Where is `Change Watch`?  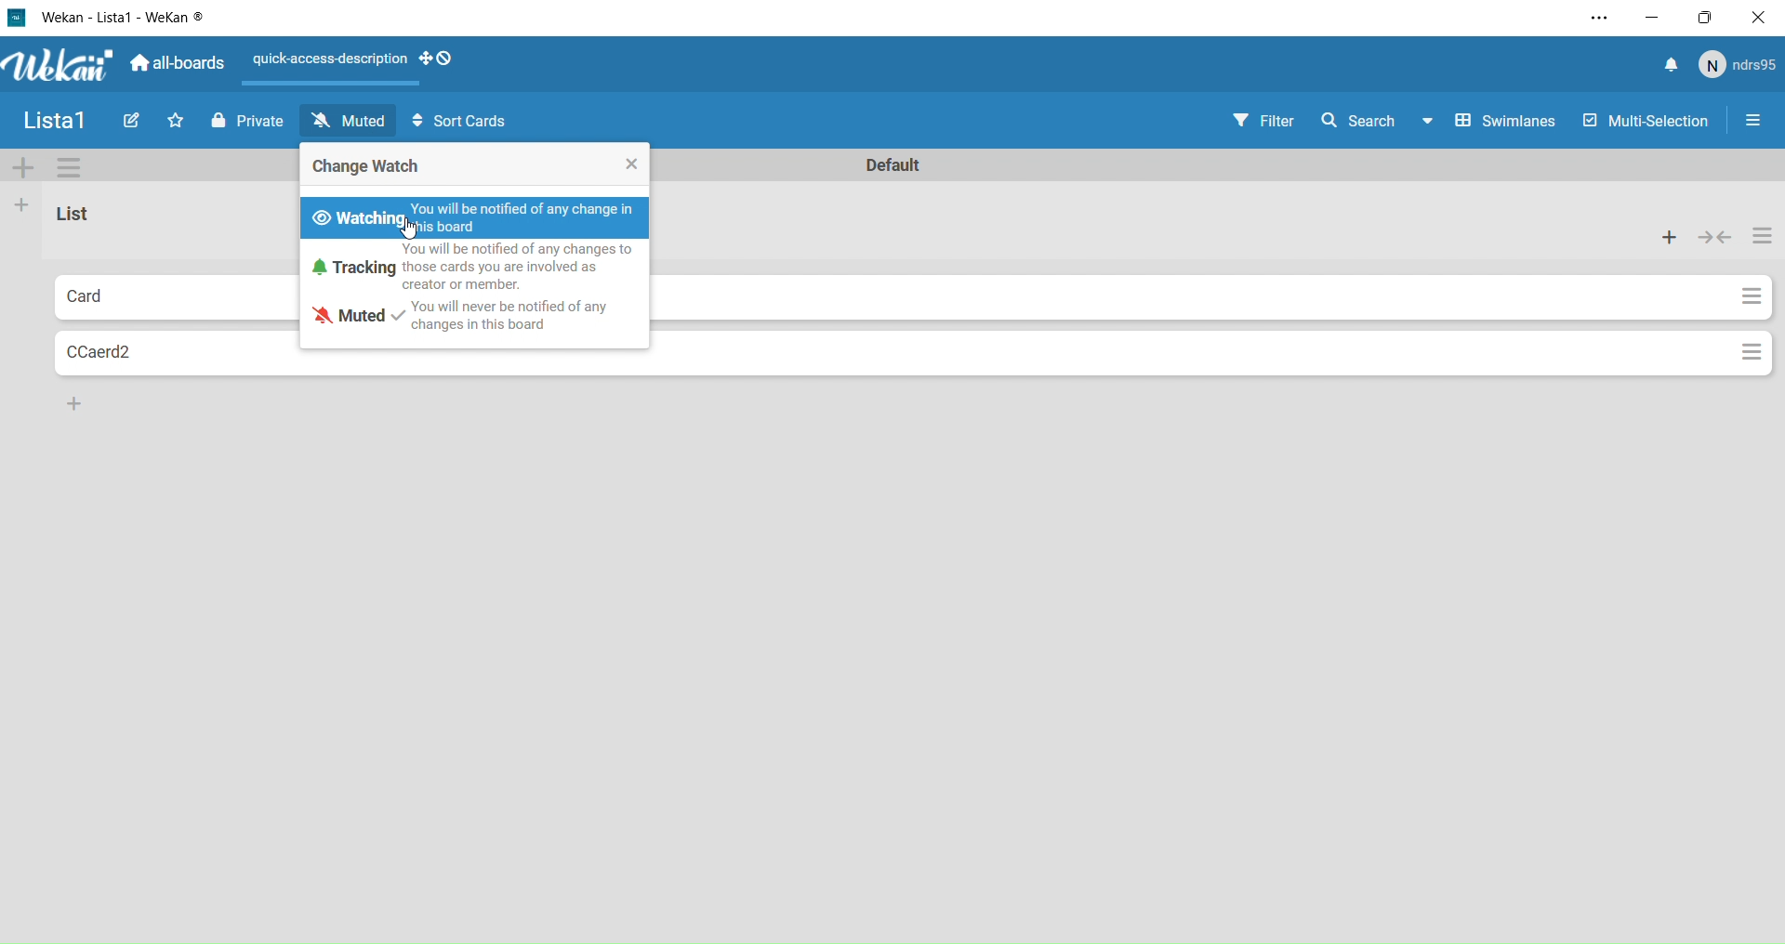
Change Watch is located at coordinates (476, 165).